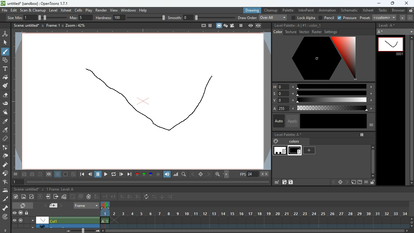 Image resolution: width=414 pixels, height=233 pixels. I want to click on swipe, so click(5, 112).